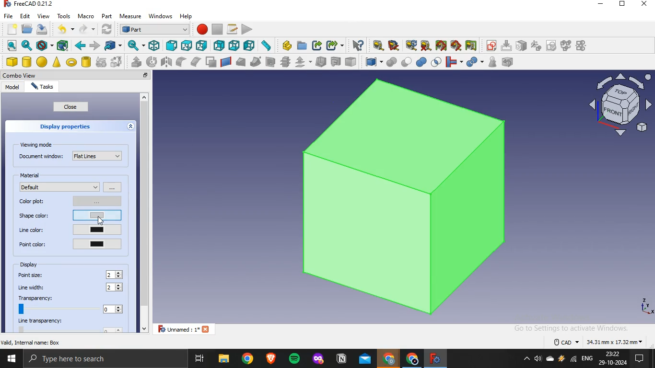 The width and height of the screenshot is (655, 368). I want to click on measure, so click(130, 17).